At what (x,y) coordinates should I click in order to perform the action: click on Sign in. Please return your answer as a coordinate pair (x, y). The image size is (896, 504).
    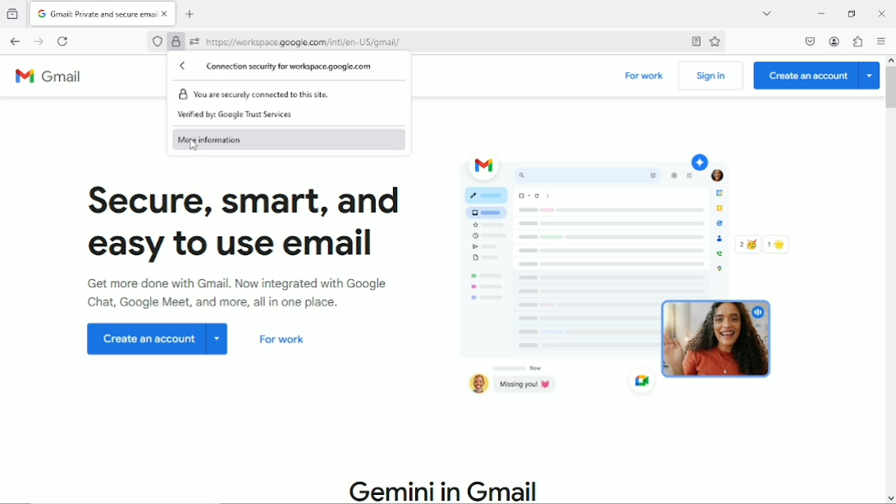
    Looking at the image, I should click on (713, 76).